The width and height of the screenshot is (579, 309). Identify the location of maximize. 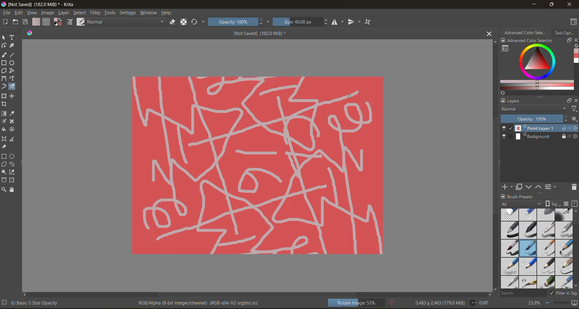
(550, 5).